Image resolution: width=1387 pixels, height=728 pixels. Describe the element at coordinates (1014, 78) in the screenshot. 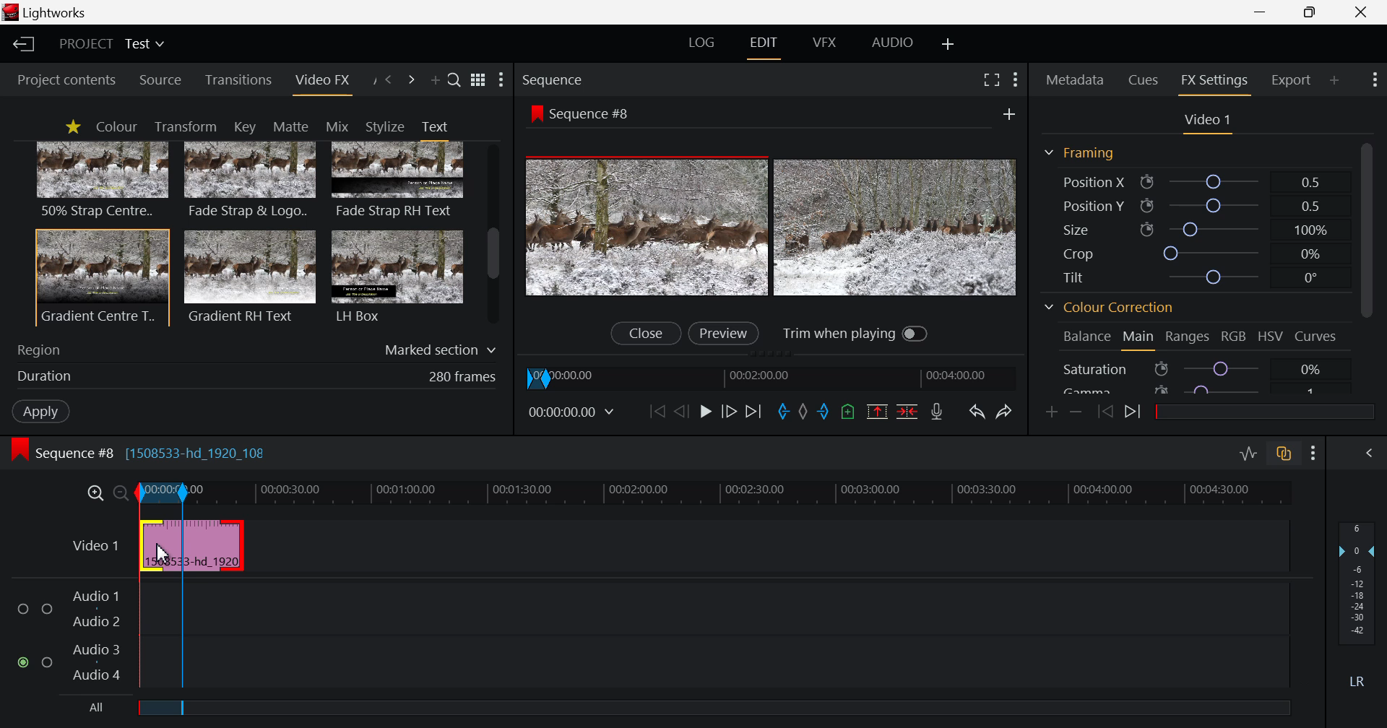

I see `Settings` at that location.